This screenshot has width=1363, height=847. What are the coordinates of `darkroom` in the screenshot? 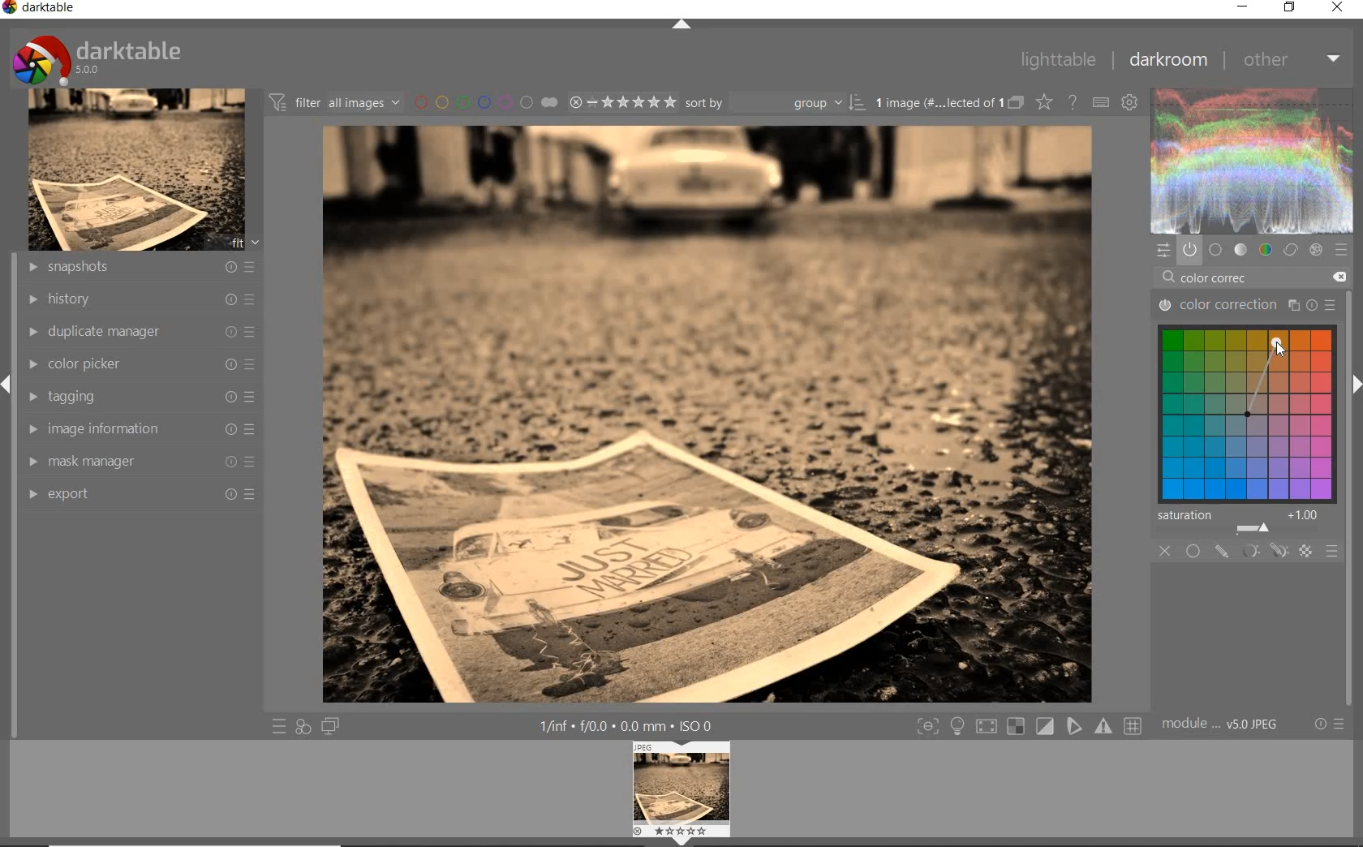 It's located at (1167, 58).